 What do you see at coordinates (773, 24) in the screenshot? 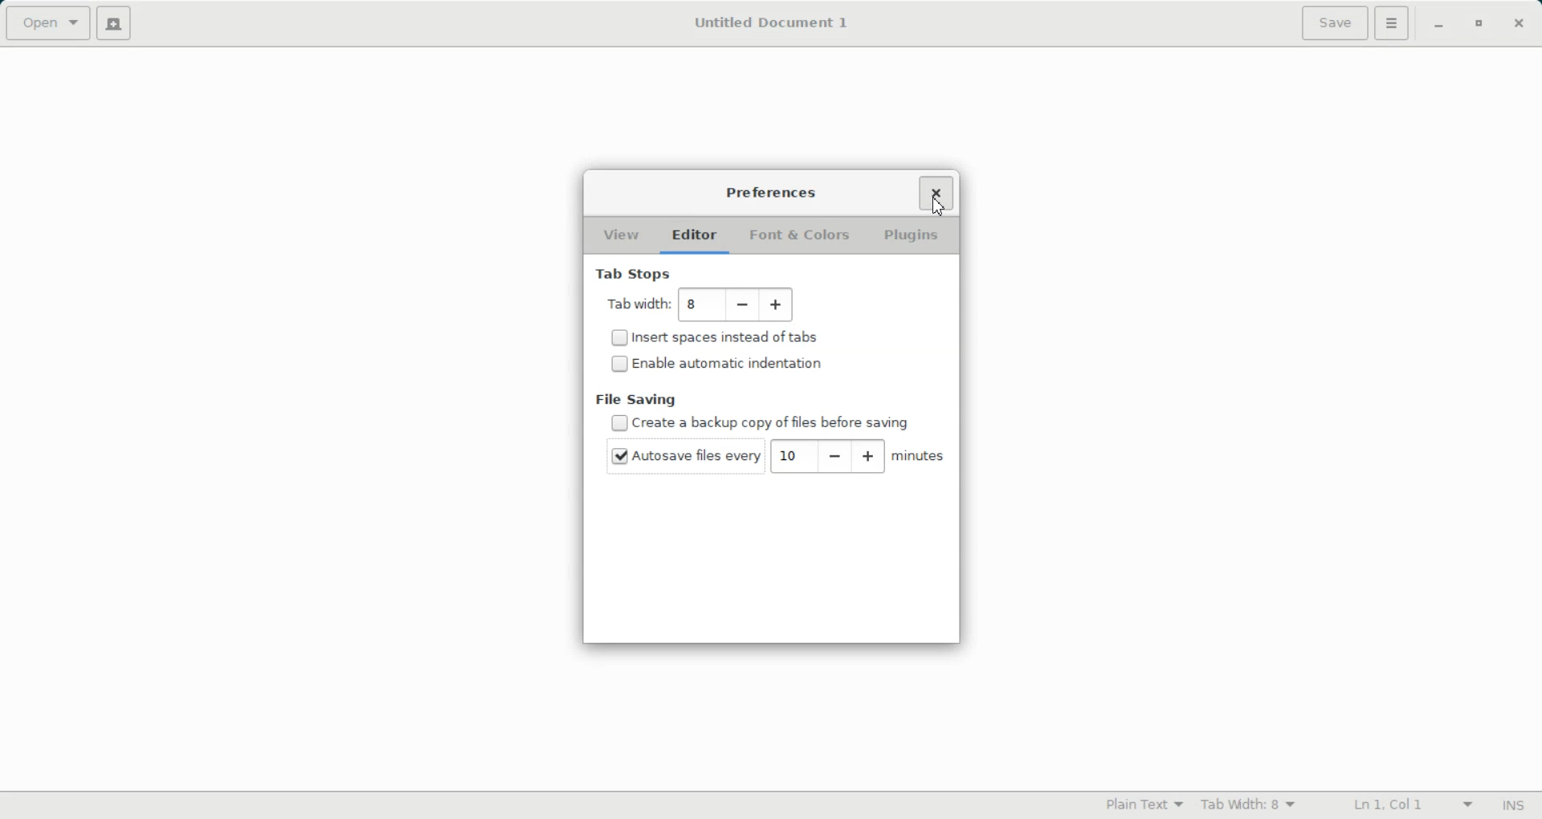
I see `Untitled Document 1` at bounding box center [773, 24].